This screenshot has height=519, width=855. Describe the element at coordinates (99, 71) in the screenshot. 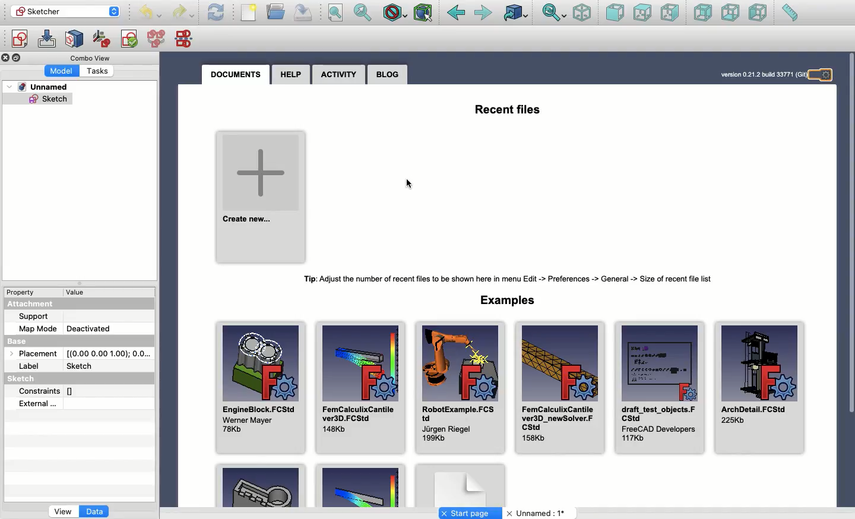

I see `Tasks` at that location.